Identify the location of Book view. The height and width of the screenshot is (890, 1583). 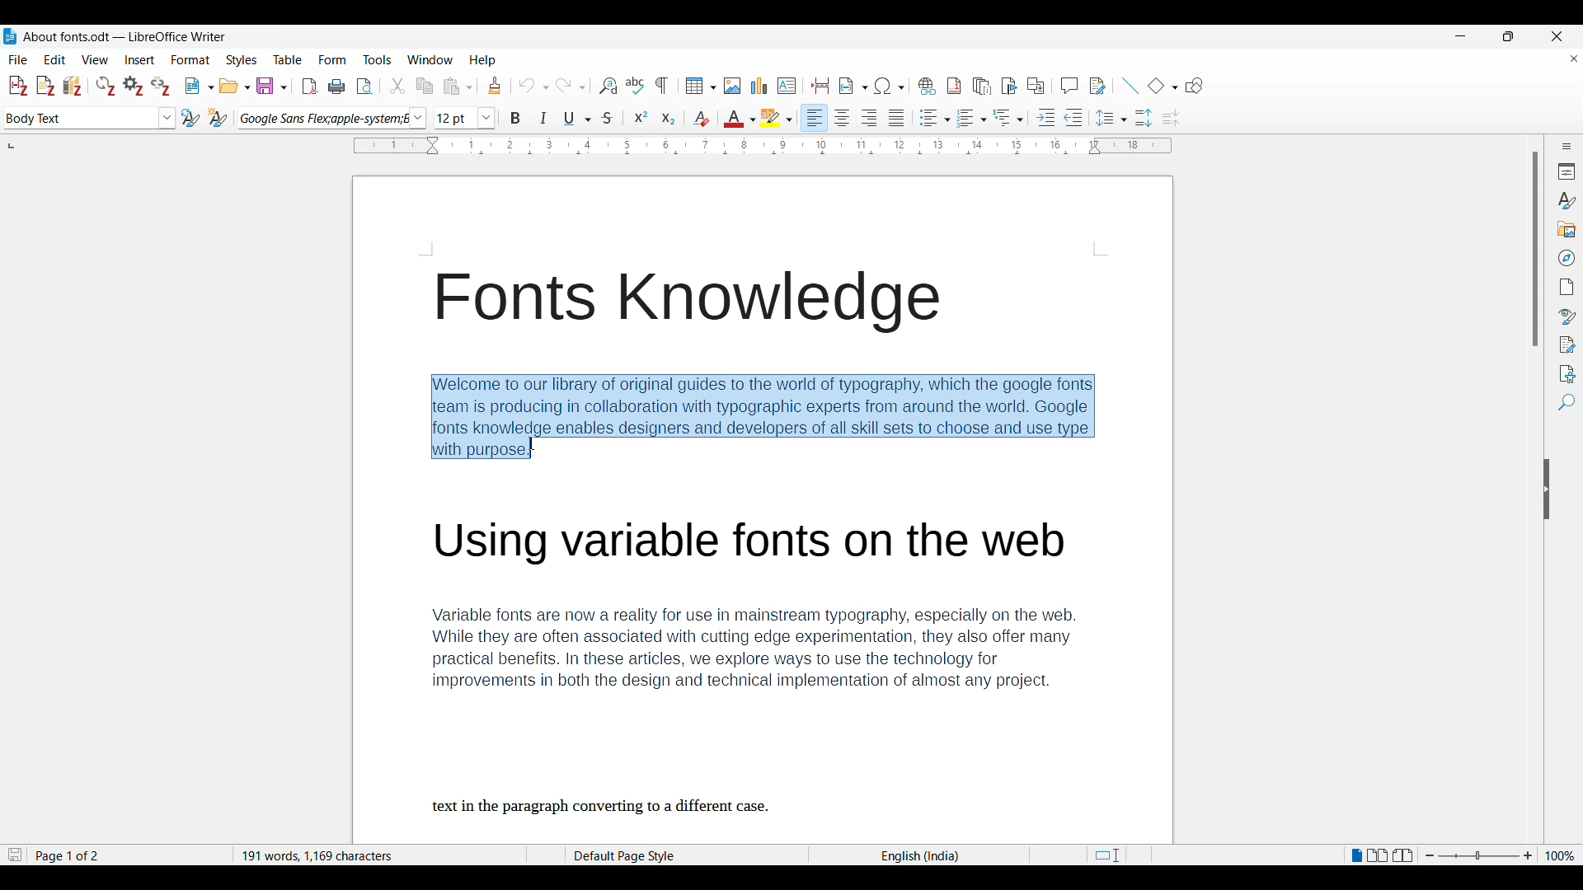
(1403, 855).